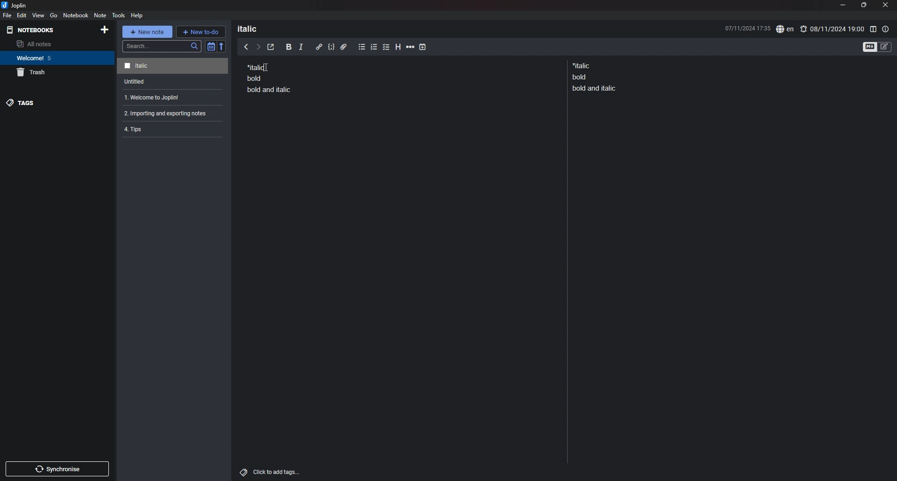 The image size is (897, 481). I want to click on toggle editor layout, so click(873, 29).